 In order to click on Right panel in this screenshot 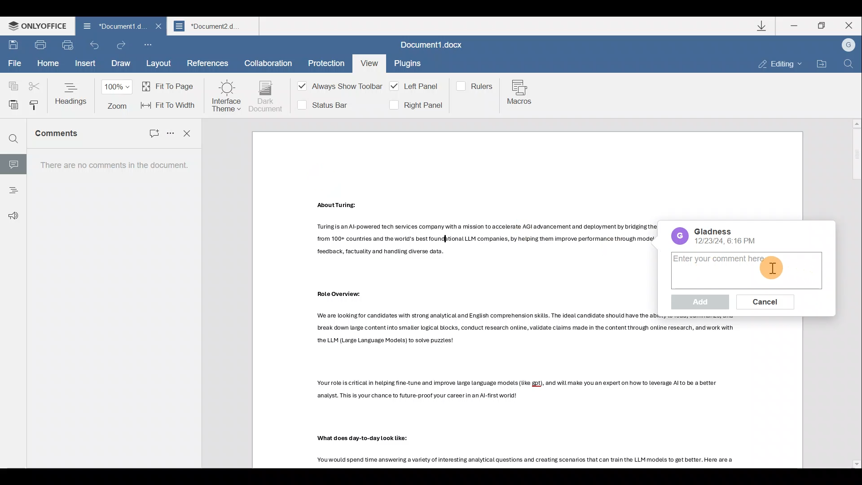, I will do `click(415, 105)`.